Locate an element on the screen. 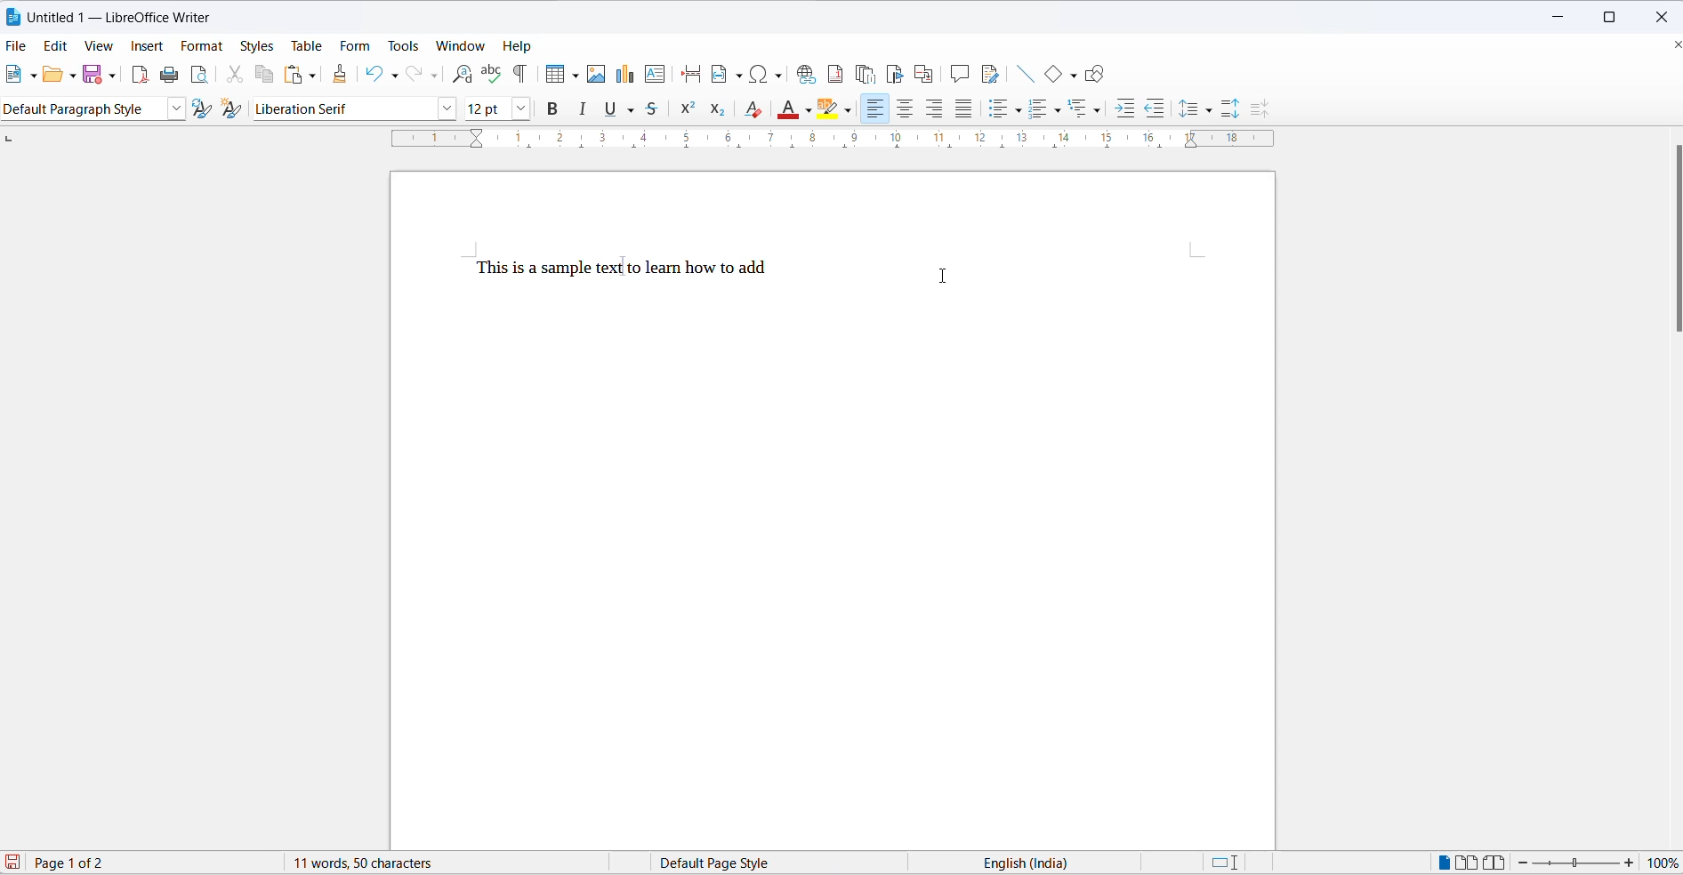 The image size is (1683, 875). open options is located at coordinates (74, 76).